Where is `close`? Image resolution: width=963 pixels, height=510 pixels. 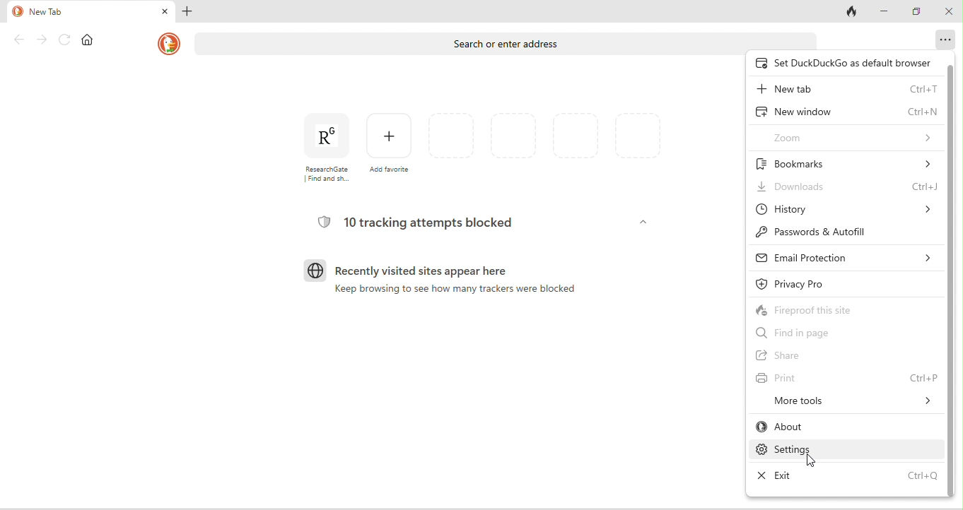 close is located at coordinates (163, 11).